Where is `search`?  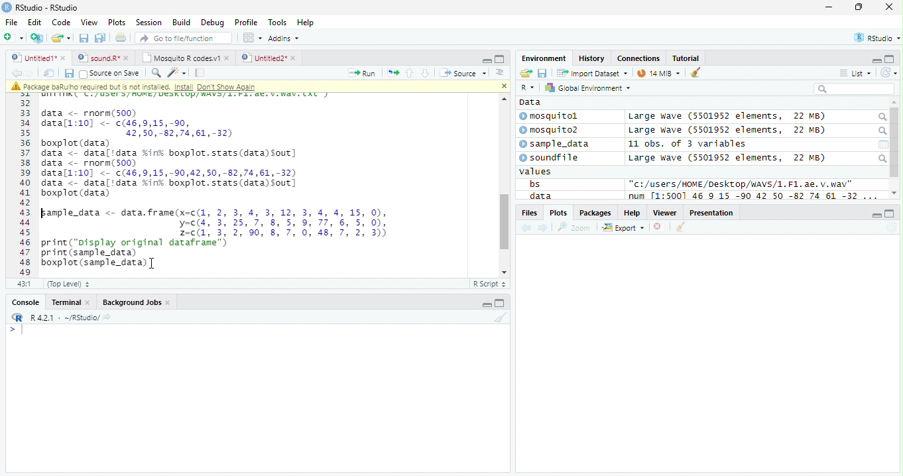
search is located at coordinates (881, 131).